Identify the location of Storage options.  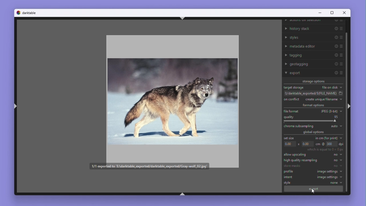
(313, 82).